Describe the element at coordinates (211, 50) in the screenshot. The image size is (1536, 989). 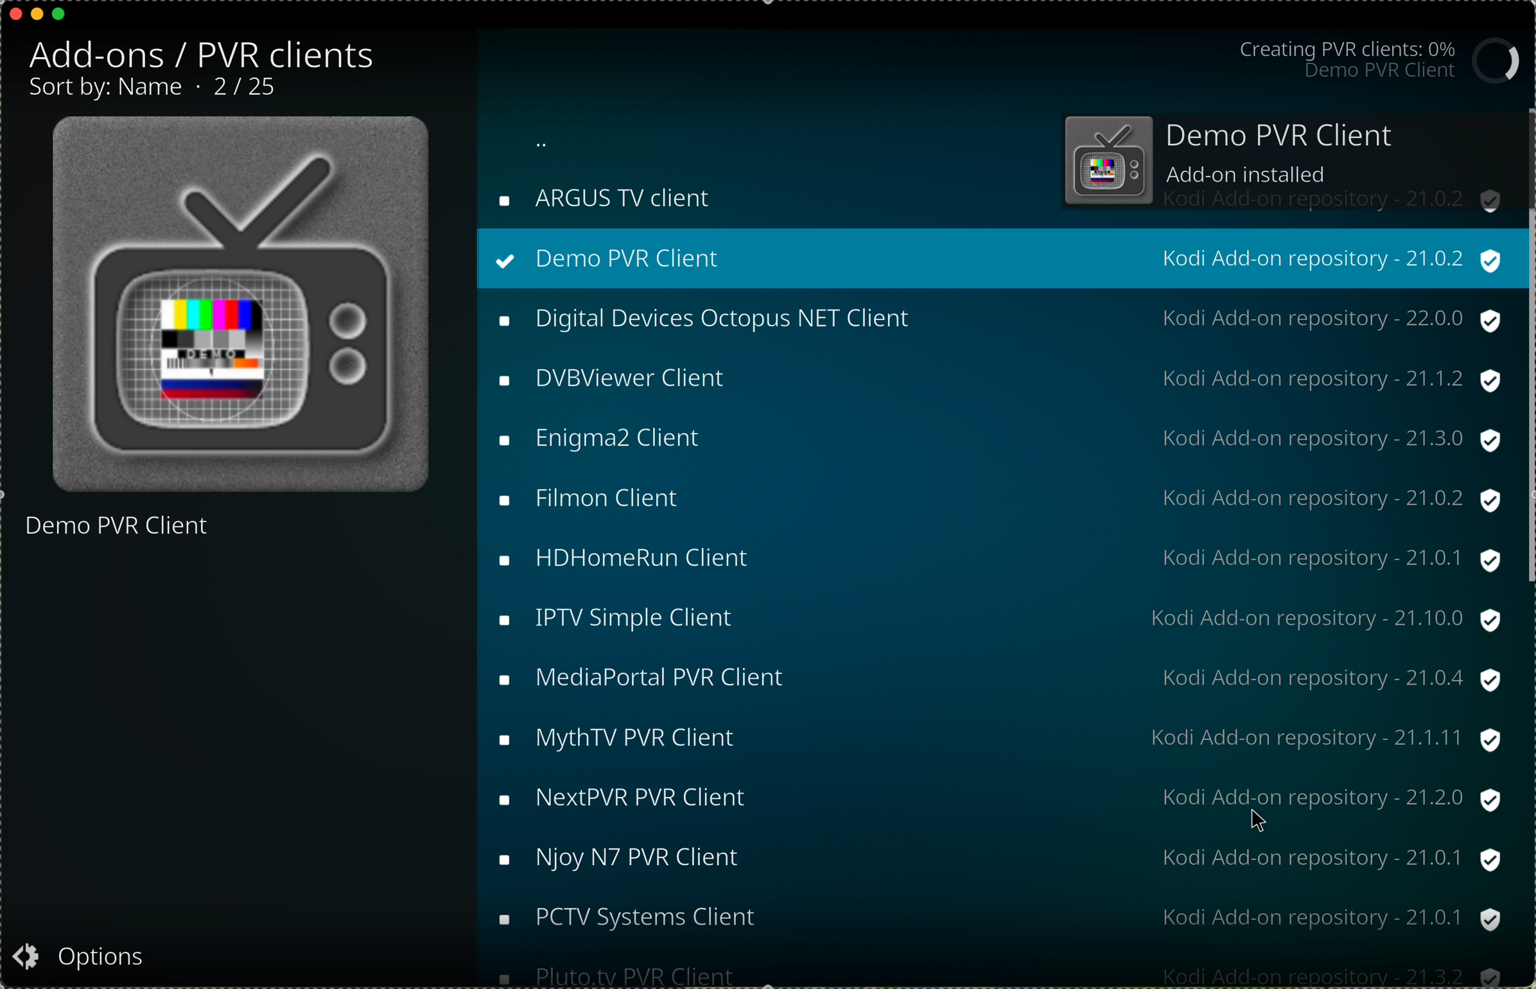
I see `Add-ons / PVR client` at that location.